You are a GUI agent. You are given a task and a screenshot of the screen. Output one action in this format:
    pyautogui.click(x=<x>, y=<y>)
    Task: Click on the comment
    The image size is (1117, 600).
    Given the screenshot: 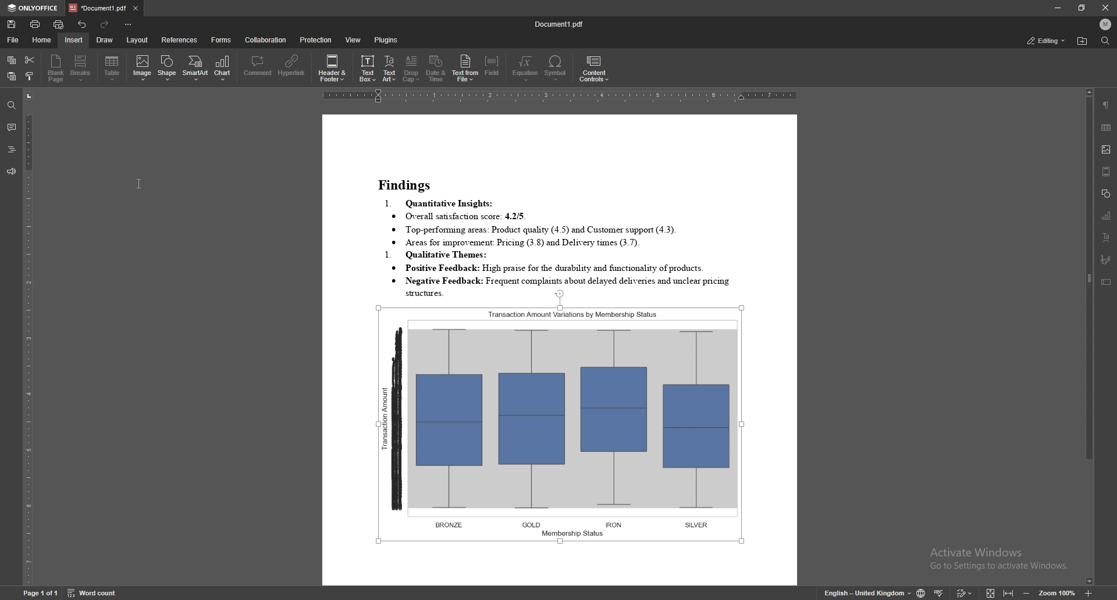 What is the action you would take?
    pyautogui.click(x=258, y=67)
    